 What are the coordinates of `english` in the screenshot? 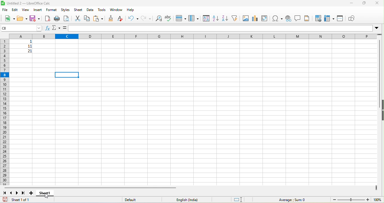 It's located at (191, 200).